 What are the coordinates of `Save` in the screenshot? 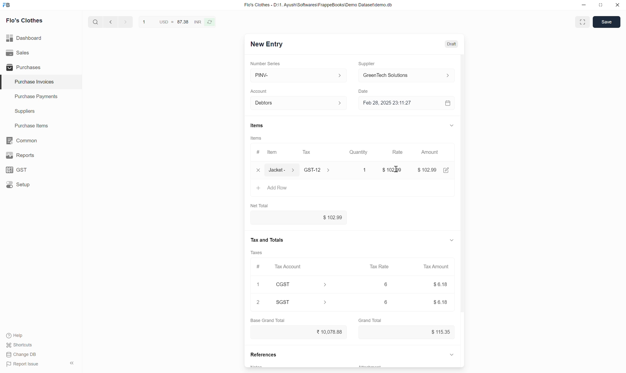 It's located at (606, 22).